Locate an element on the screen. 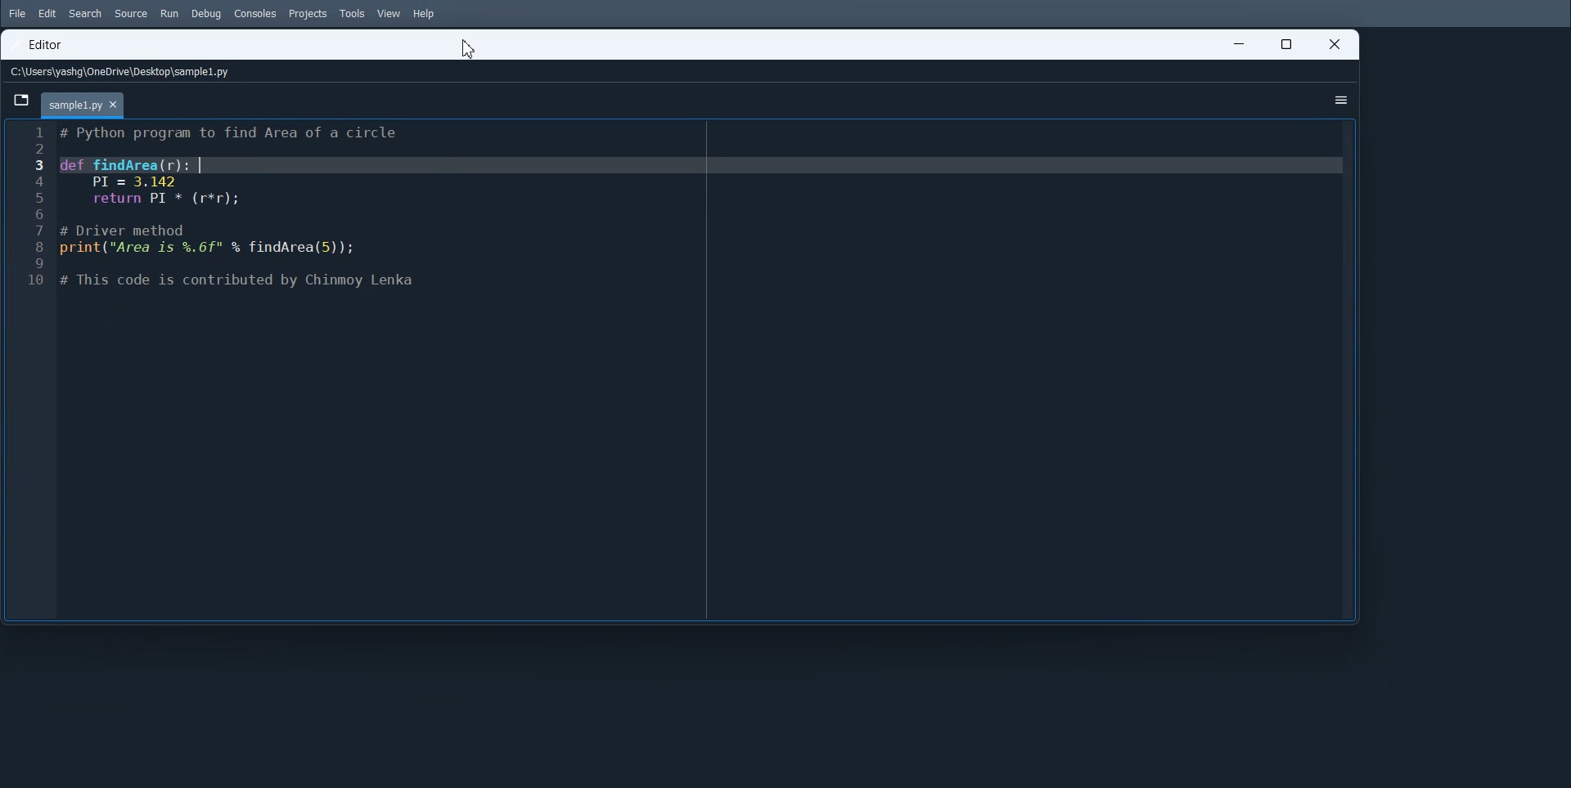 The width and height of the screenshot is (1571, 788). Search is located at coordinates (85, 14).